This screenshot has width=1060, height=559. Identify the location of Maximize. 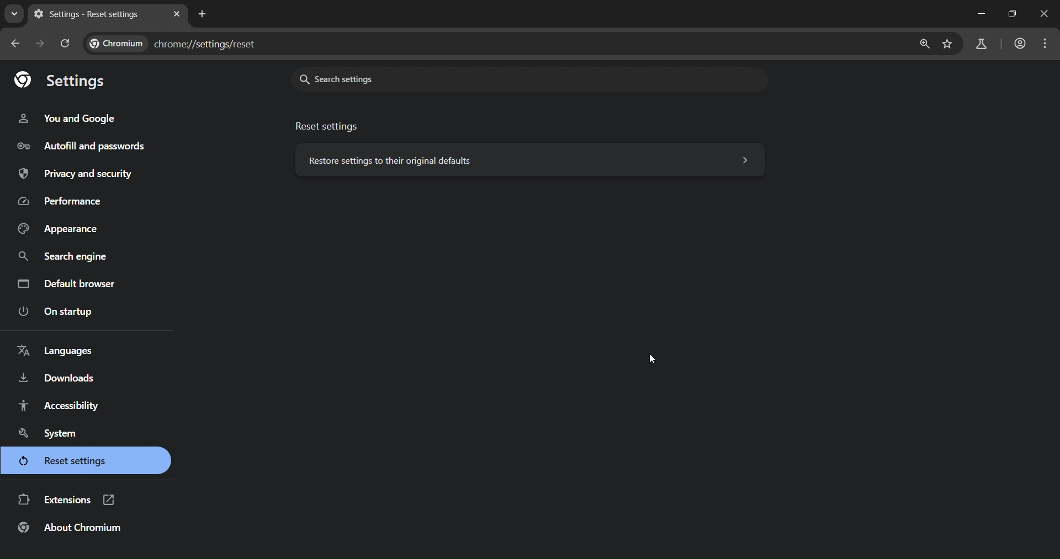
(1015, 13).